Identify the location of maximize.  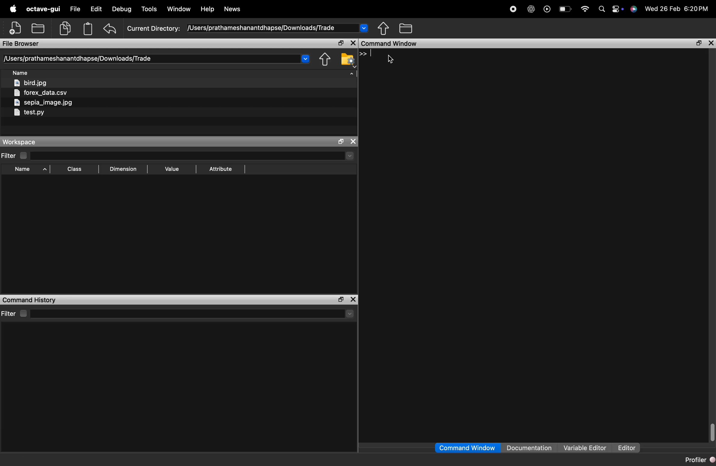
(341, 43).